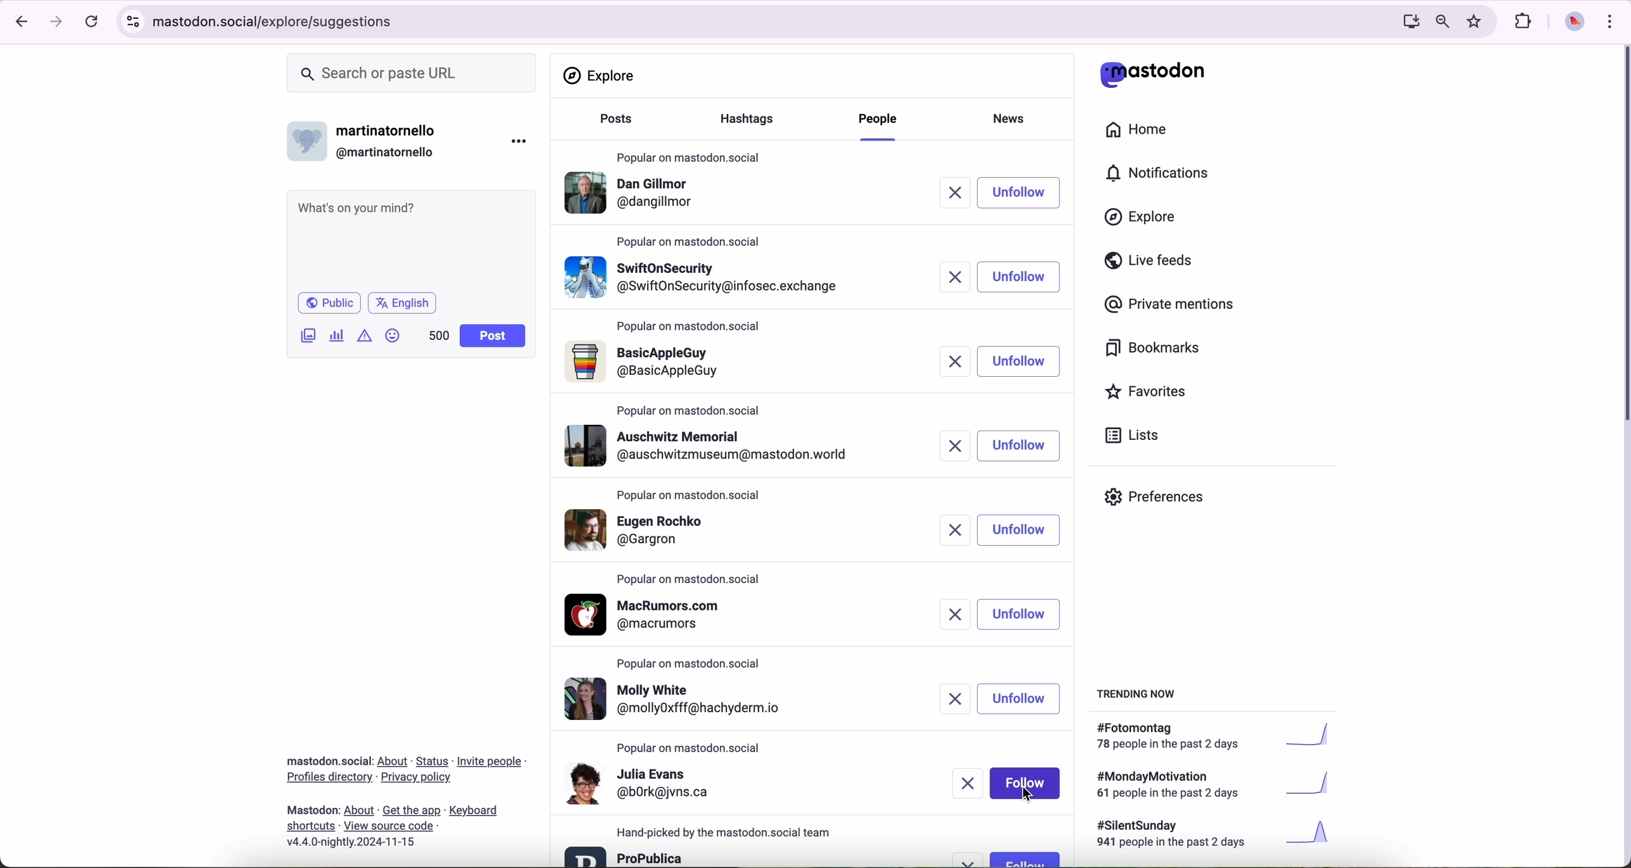 The image size is (1631, 868). I want to click on scroll bar, so click(1621, 237).